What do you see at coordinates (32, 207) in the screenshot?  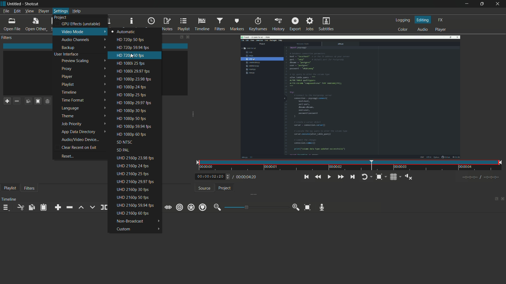 I see `copy` at bounding box center [32, 207].